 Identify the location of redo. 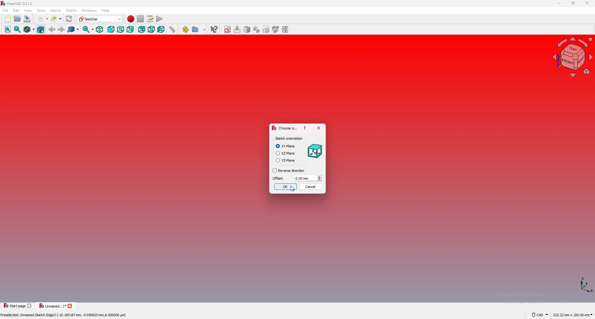
(57, 19).